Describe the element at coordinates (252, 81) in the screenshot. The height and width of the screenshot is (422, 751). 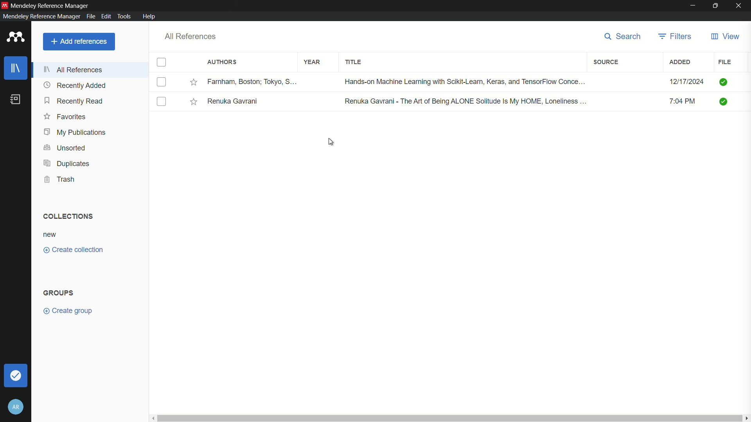
I see `Famham` at that location.